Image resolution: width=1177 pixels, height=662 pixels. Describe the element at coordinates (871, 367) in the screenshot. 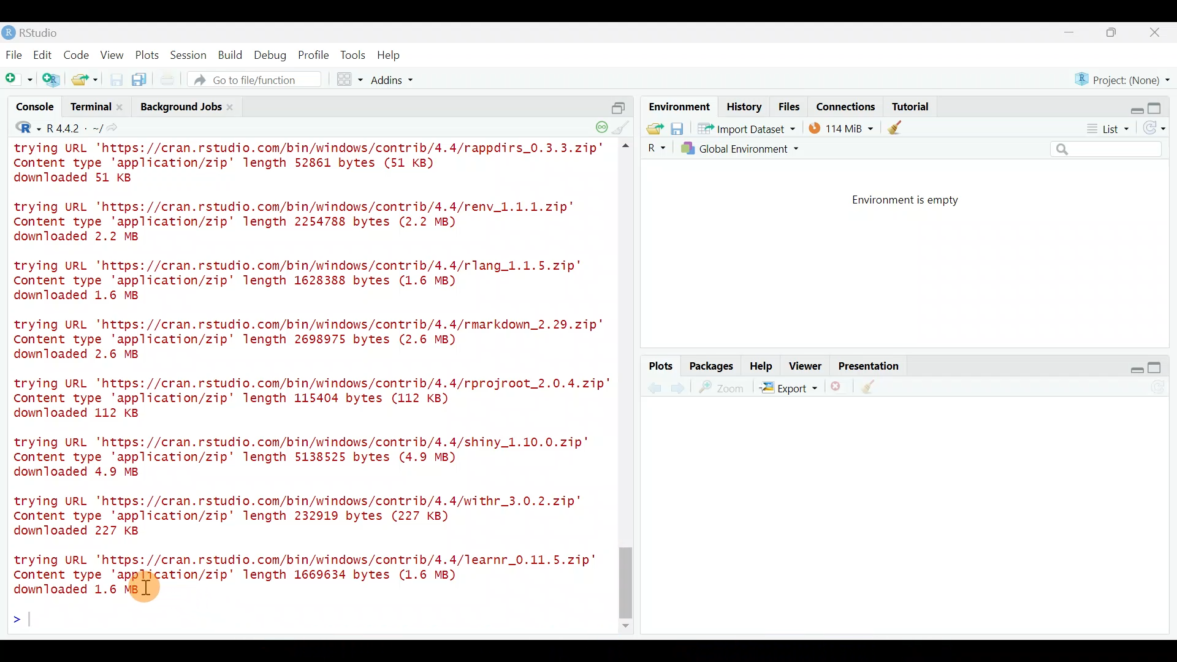

I see `Presentation` at that location.